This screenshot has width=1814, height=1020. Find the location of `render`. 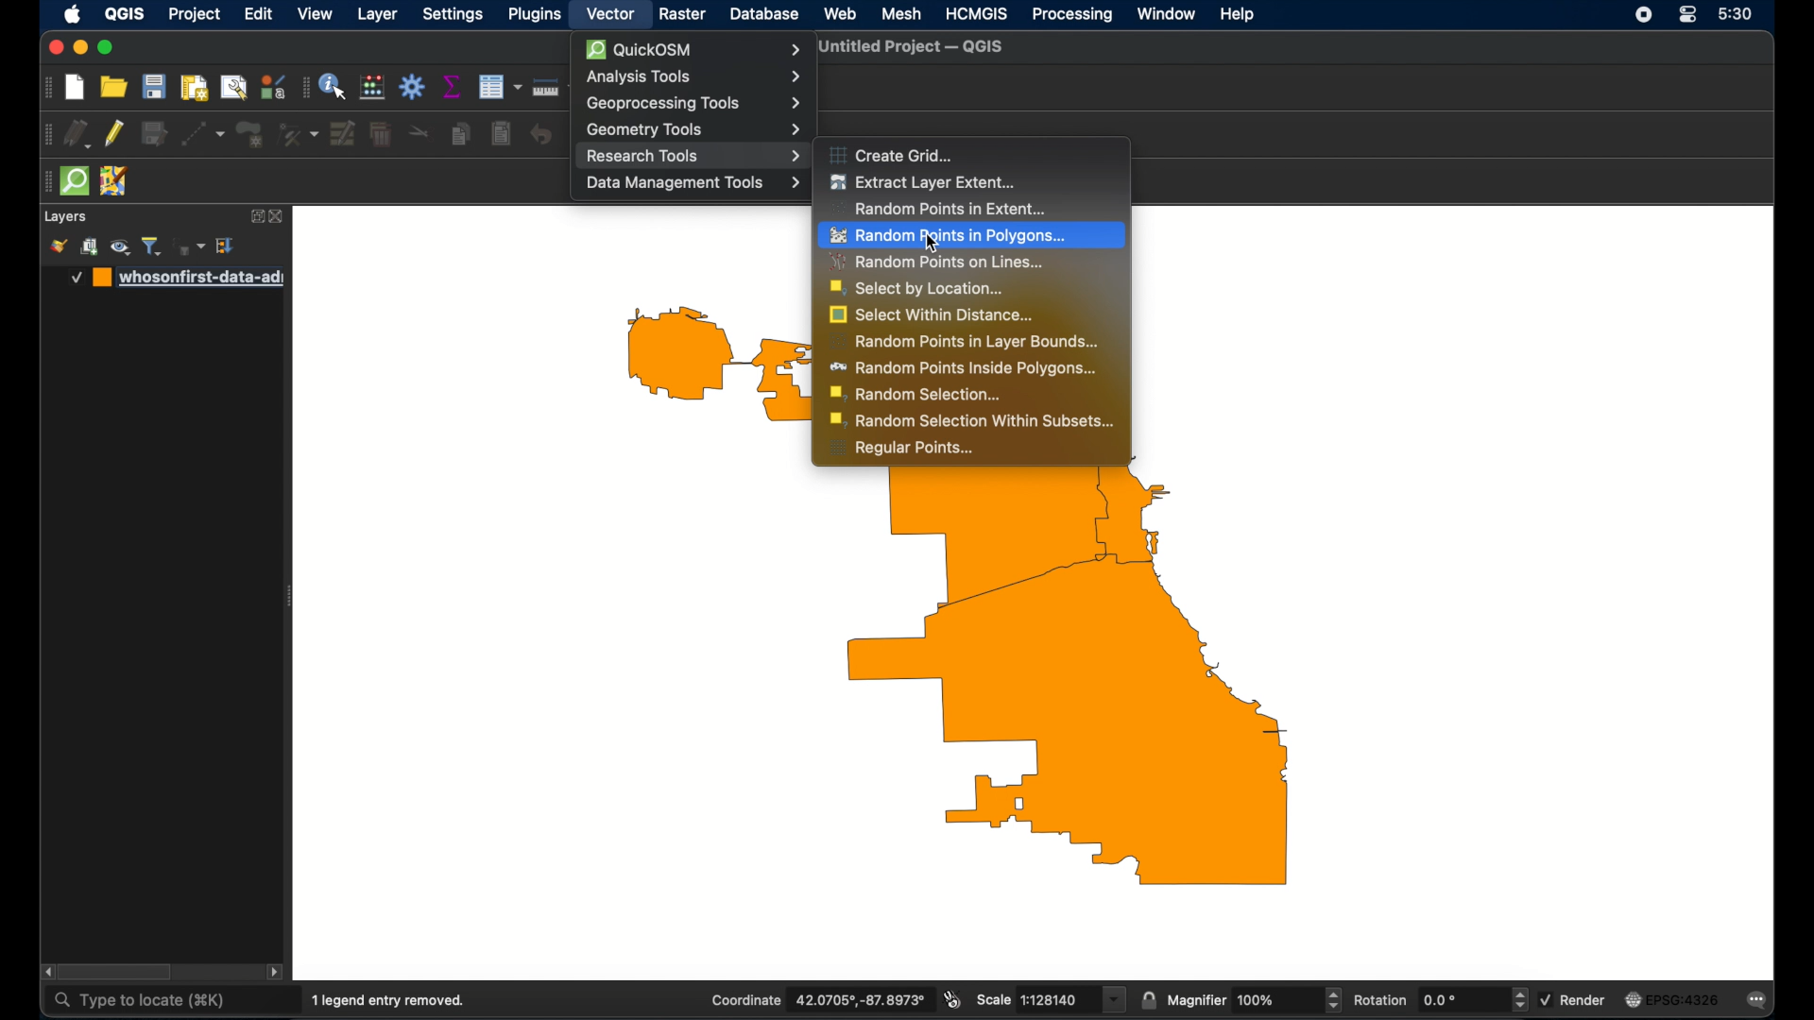

render is located at coordinates (1572, 1000).